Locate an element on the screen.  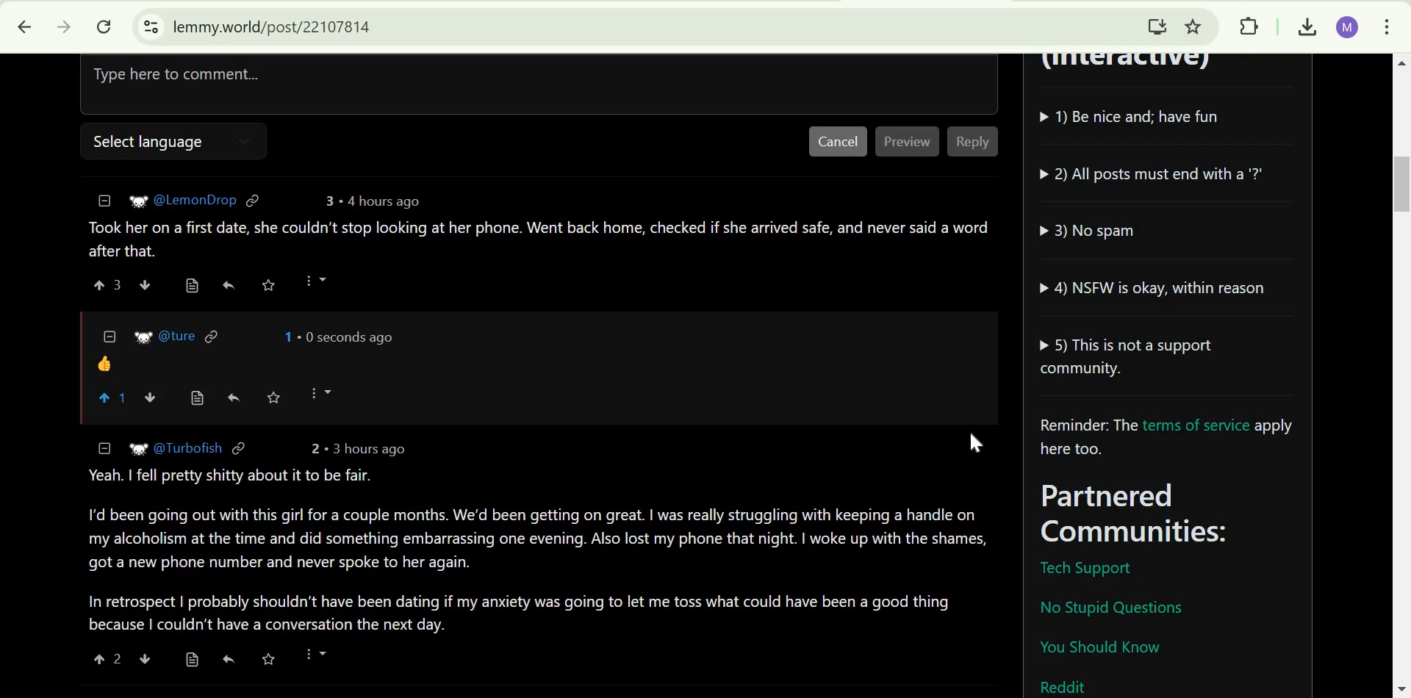
cursor is located at coordinates (978, 444).